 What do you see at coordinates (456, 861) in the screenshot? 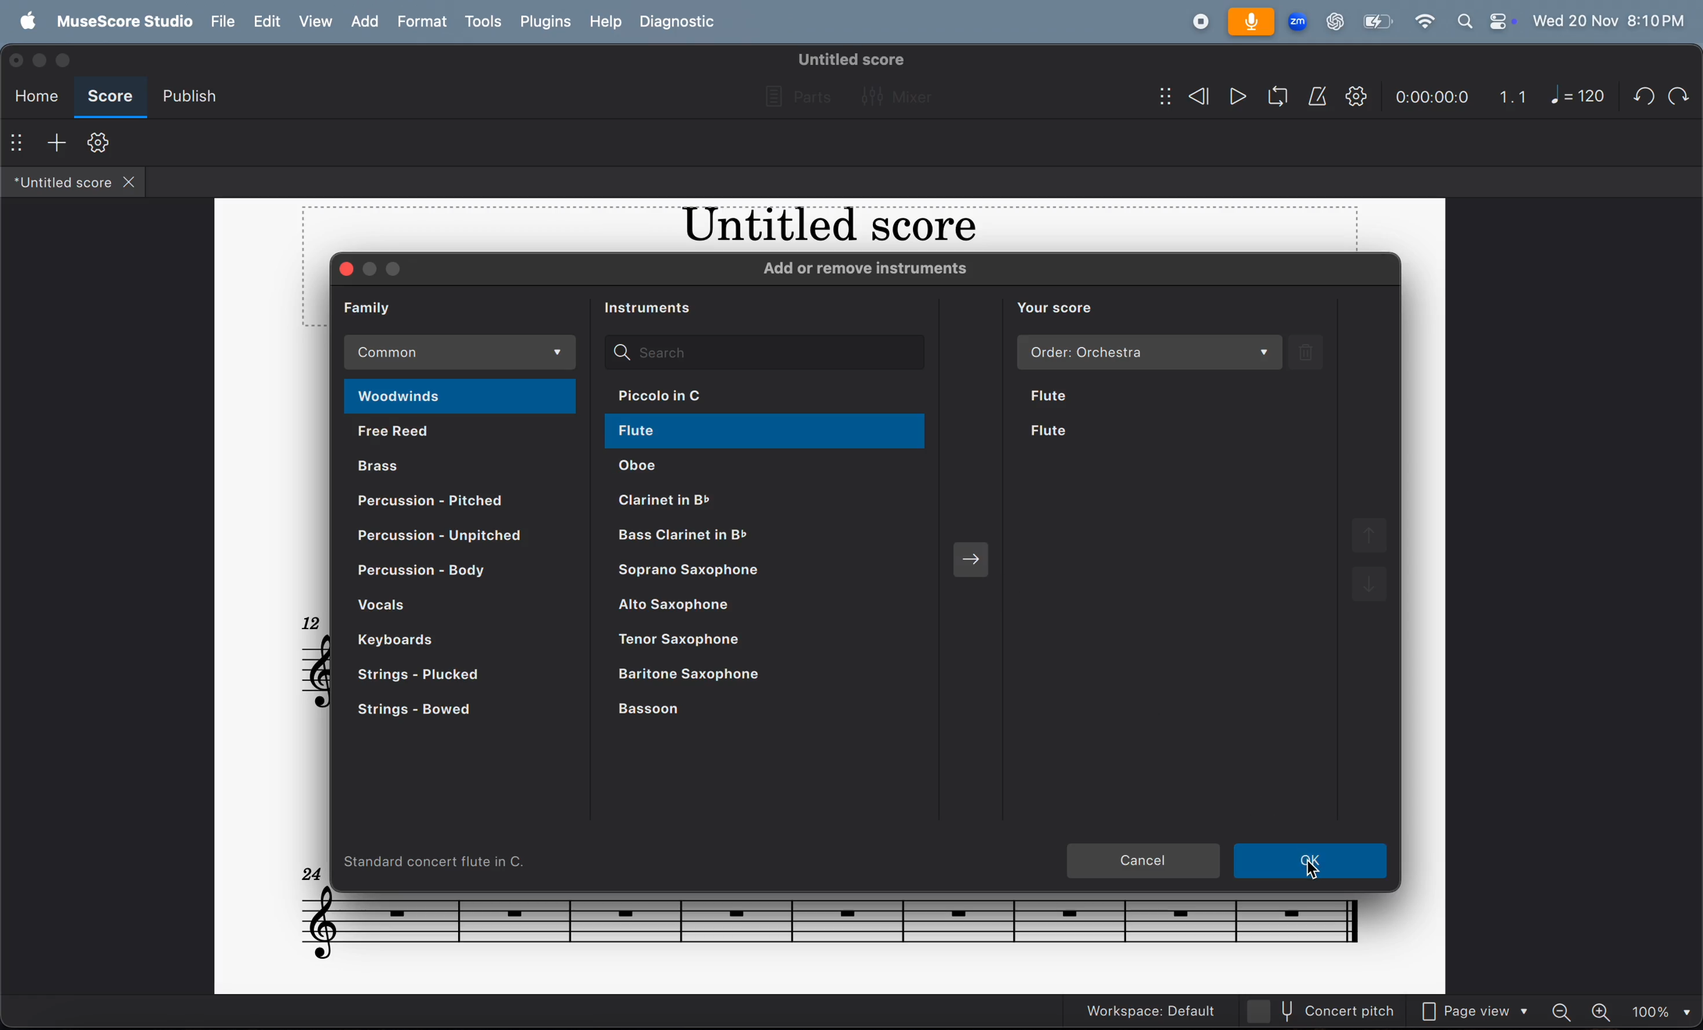
I see `standard concert flute in c.` at bounding box center [456, 861].